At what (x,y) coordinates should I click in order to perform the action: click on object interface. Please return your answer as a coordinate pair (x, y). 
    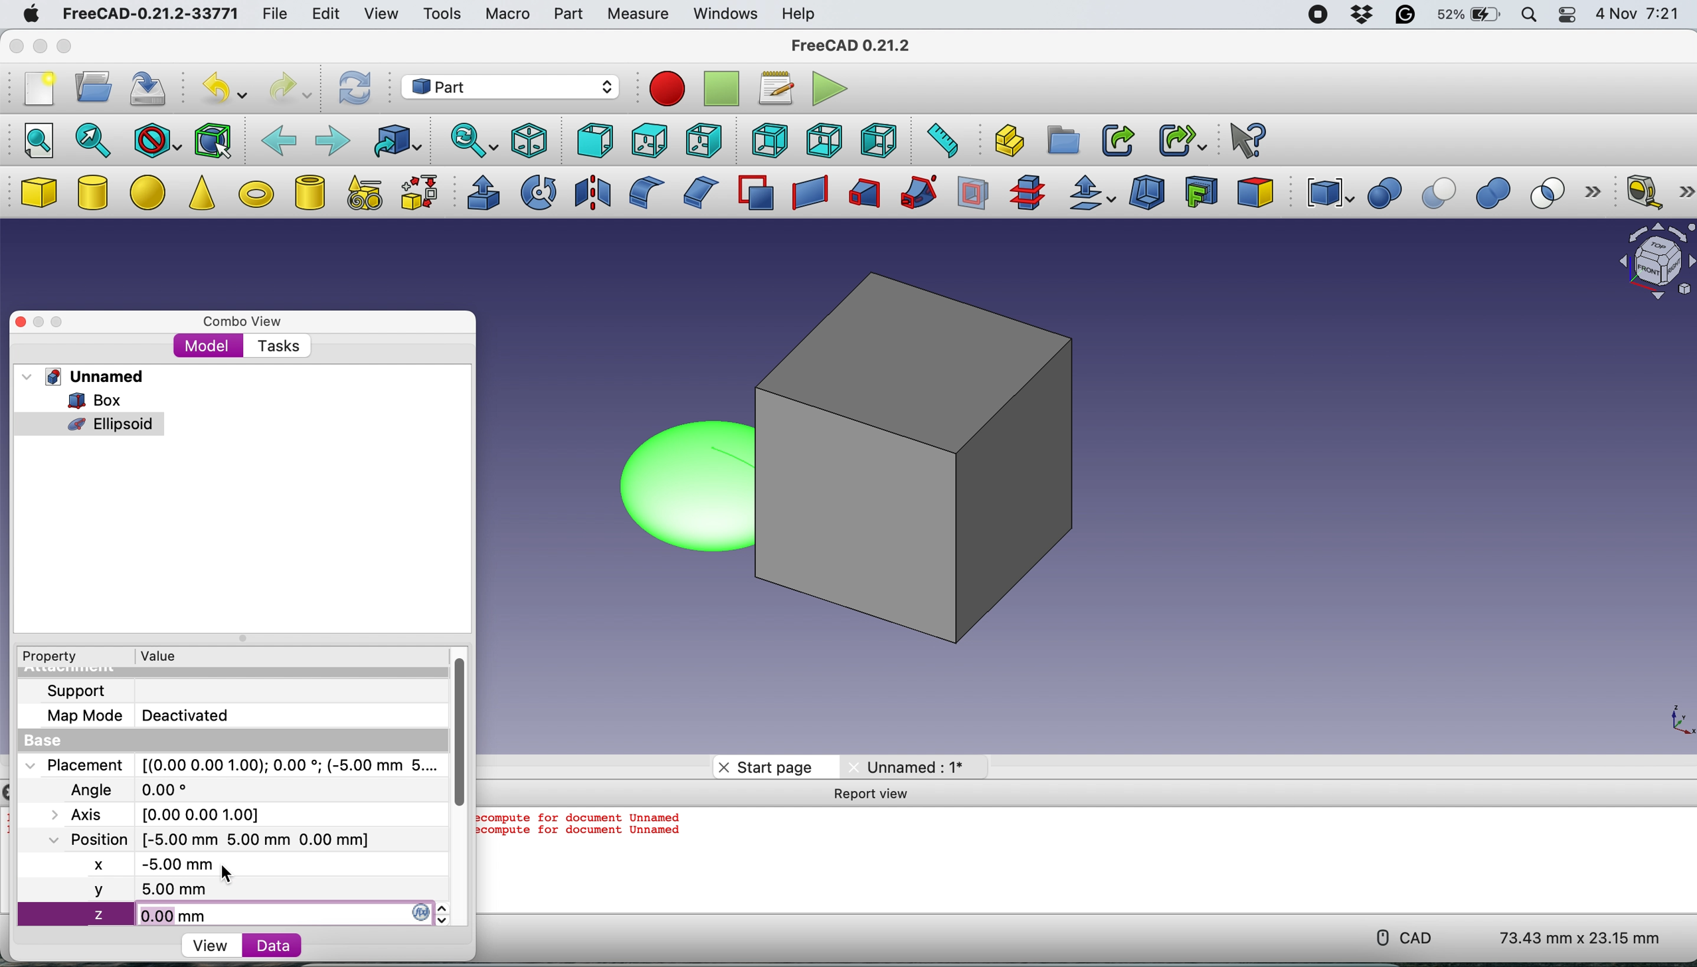
    Looking at the image, I should click on (1656, 264).